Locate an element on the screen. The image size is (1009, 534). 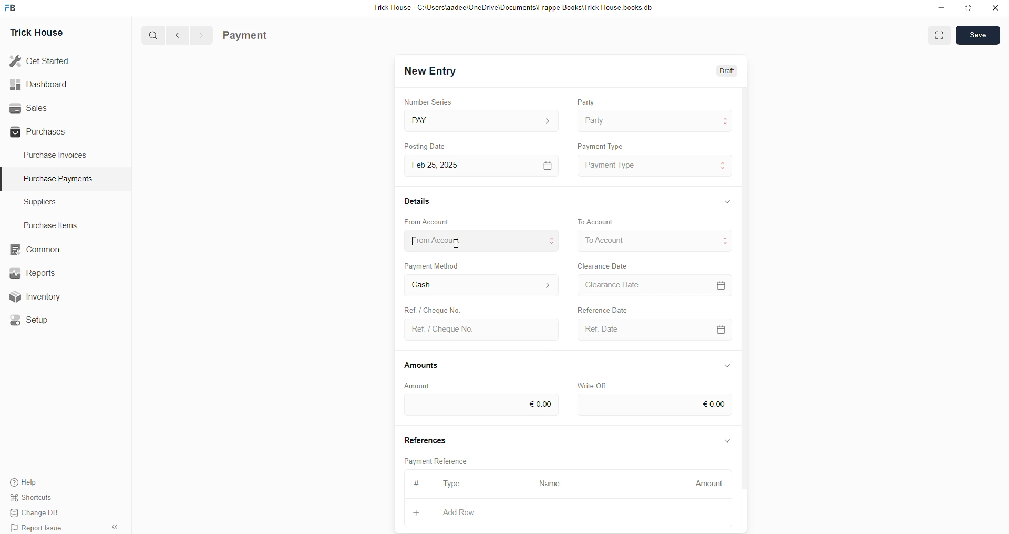
 Get Started is located at coordinates (40, 60).